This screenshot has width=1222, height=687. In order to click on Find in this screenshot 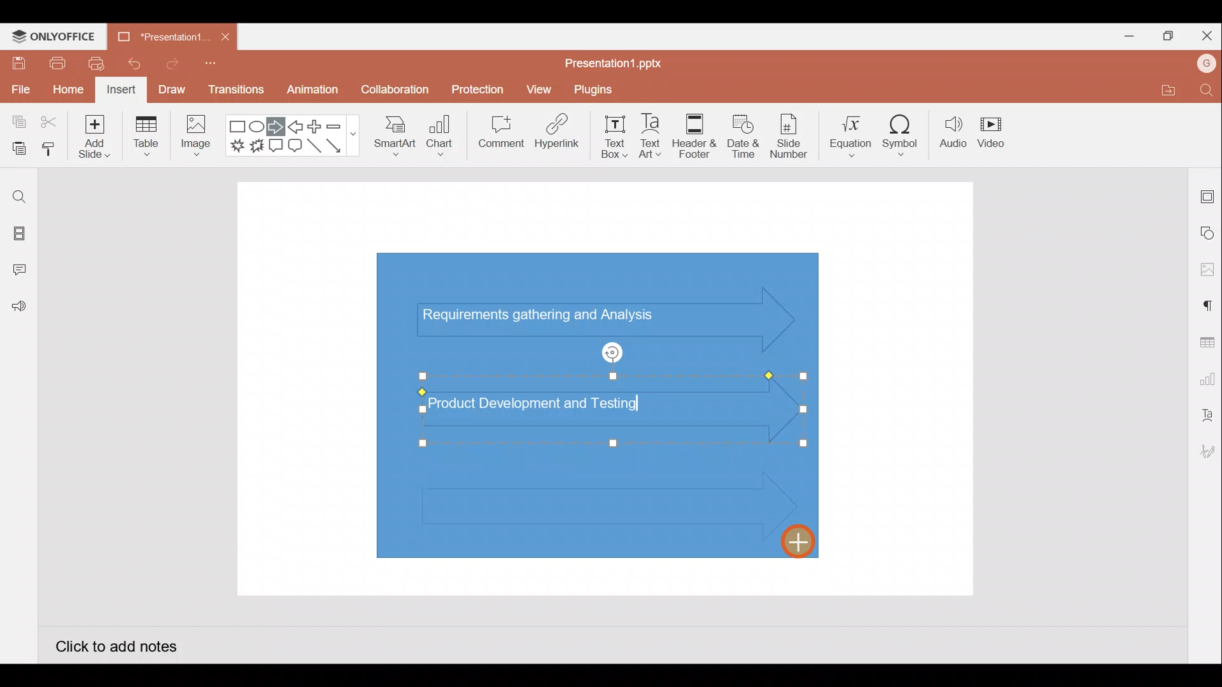, I will do `click(1208, 90)`.